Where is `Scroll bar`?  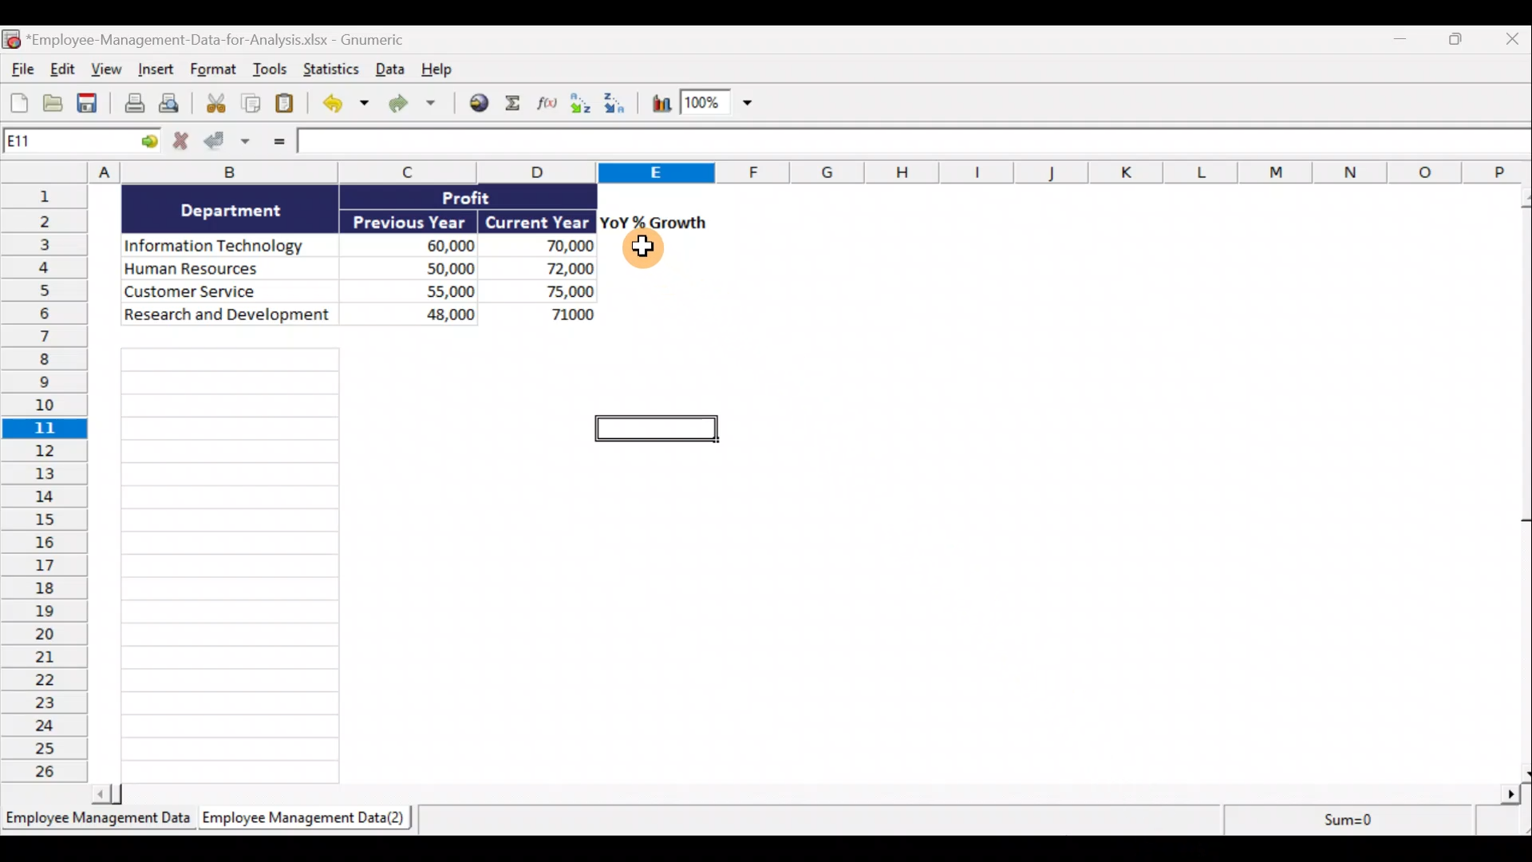
Scroll bar is located at coordinates (1522, 484).